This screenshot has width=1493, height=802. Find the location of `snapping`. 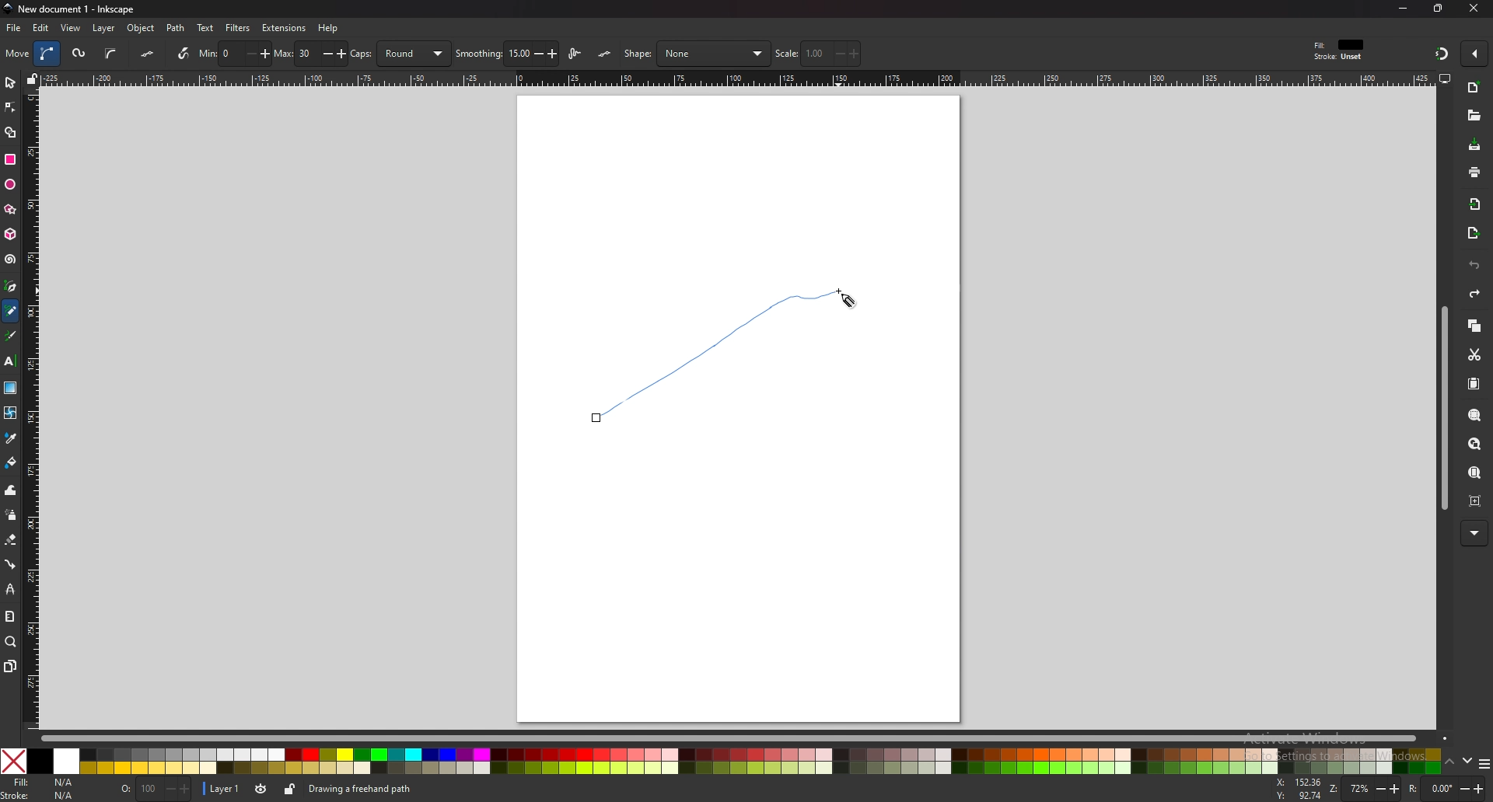

snapping is located at coordinates (1440, 54).